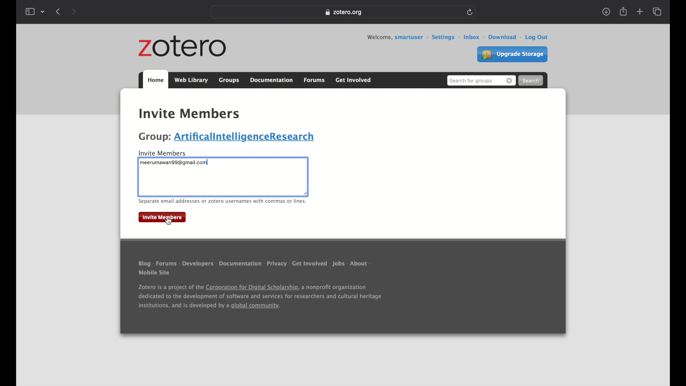  What do you see at coordinates (222, 202) in the screenshot?
I see `separate email addresses or zotero usernames with commas or lines` at bounding box center [222, 202].